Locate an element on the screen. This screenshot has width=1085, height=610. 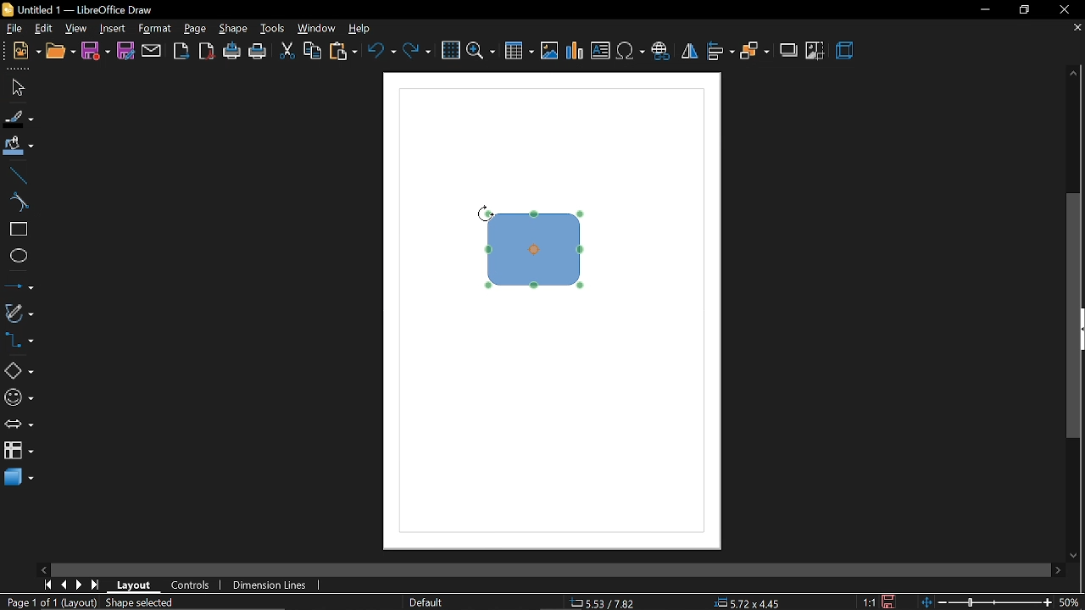
export is located at coordinates (181, 51).